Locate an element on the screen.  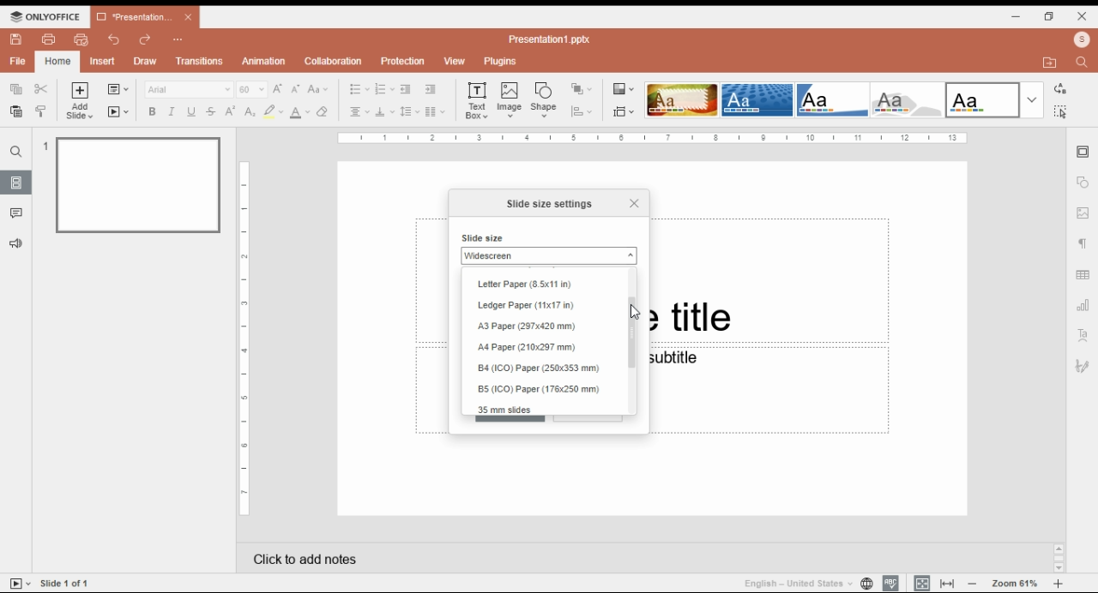
numbering is located at coordinates (384, 90).